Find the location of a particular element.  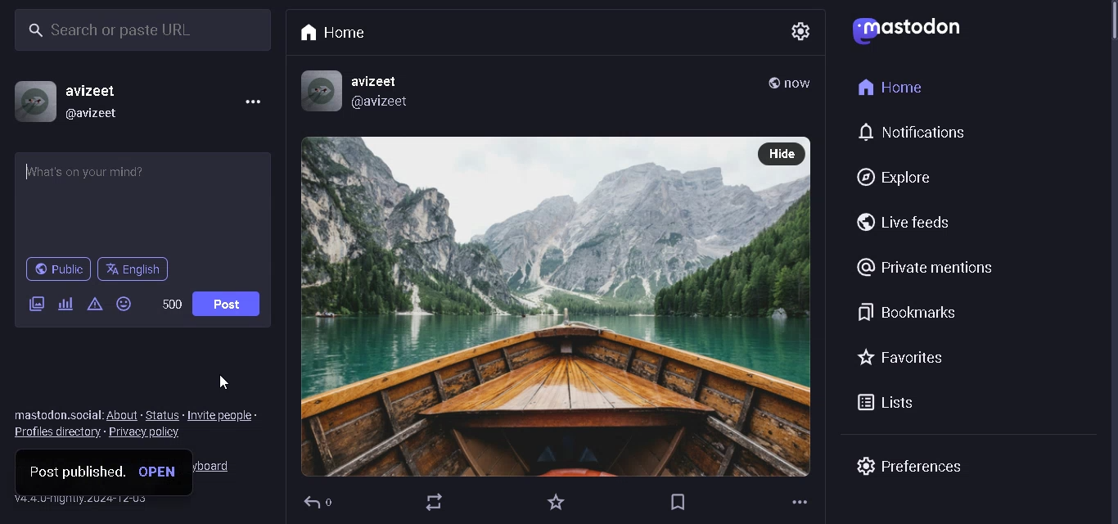

typing cursor is located at coordinates (29, 173).